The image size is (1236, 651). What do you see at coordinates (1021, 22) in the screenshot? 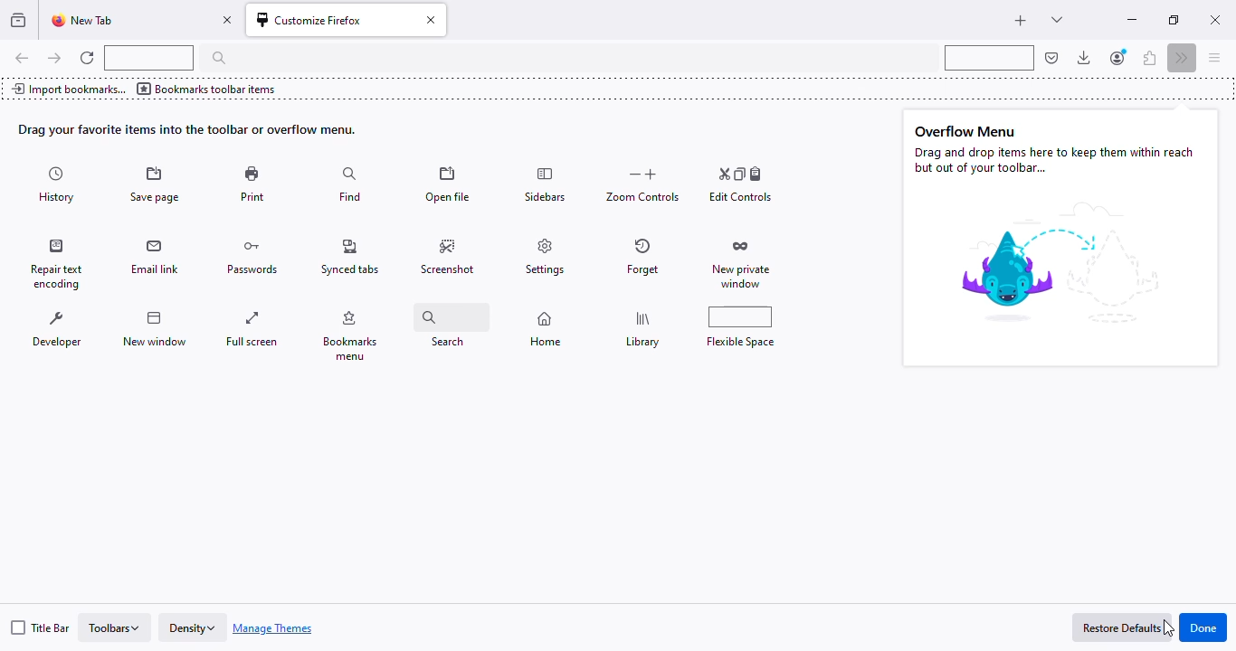
I see `new tab` at bounding box center [1021, 22].